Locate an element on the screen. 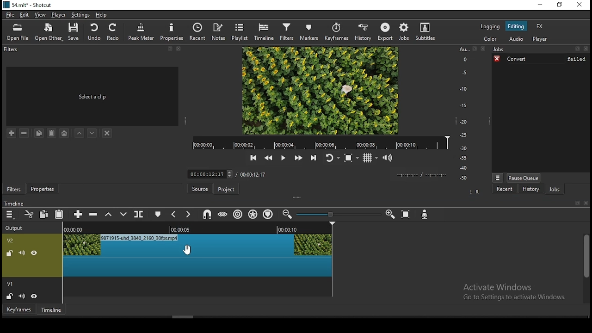 The image size is (592, 333). file is located at coordinates (11, 15).